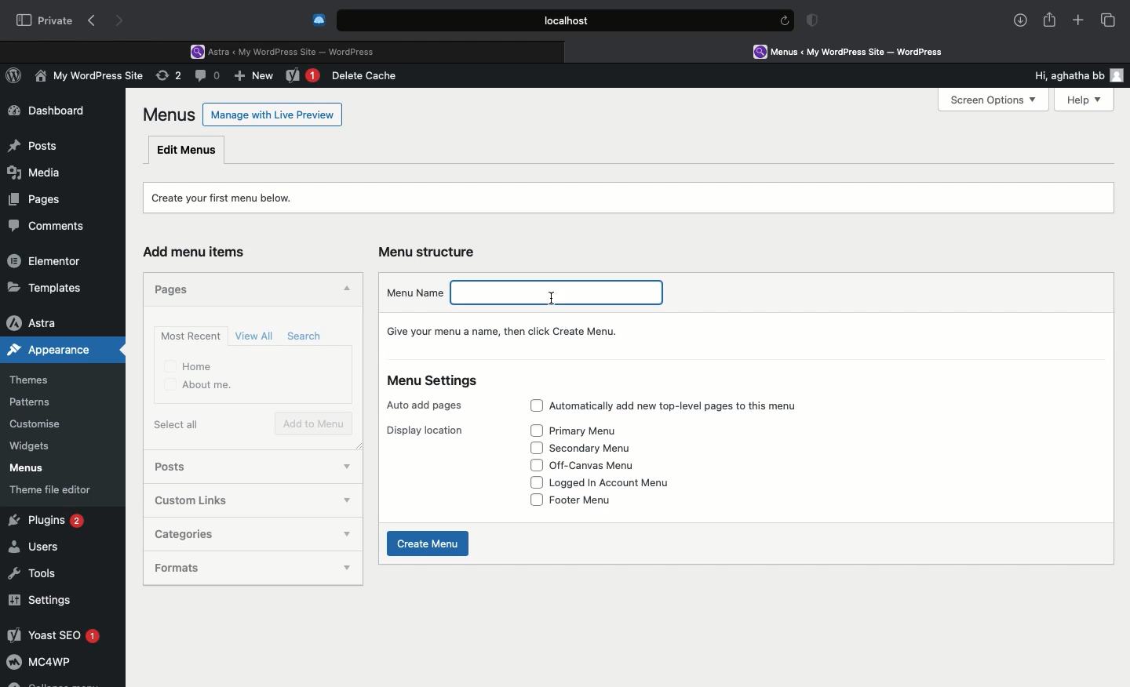 This screenshot has width=1130, height=687. Describe the element at coordinates (347, 501) in the screenshot. I see `show` at that location.